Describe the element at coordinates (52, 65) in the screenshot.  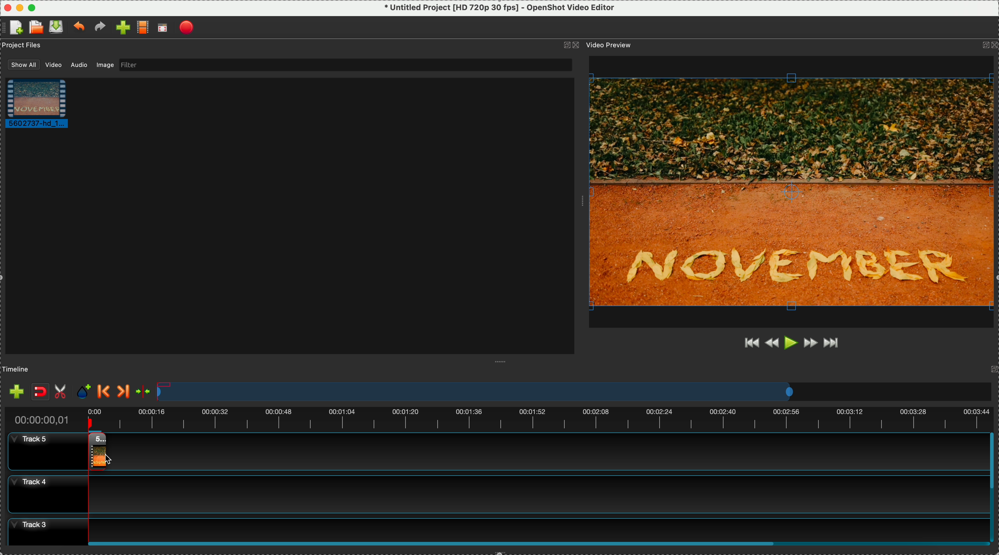
I see `video` at that location.